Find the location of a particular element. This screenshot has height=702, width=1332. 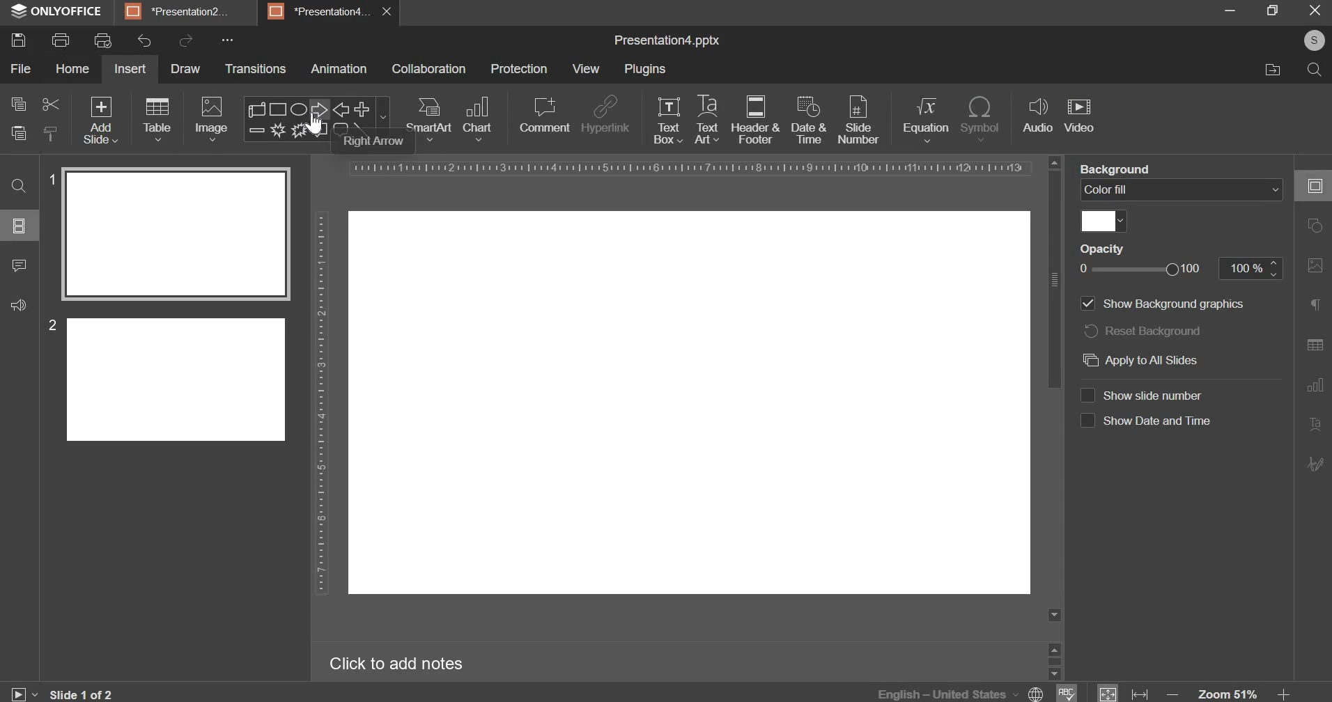

symbol is located at coordinates (982, 117).